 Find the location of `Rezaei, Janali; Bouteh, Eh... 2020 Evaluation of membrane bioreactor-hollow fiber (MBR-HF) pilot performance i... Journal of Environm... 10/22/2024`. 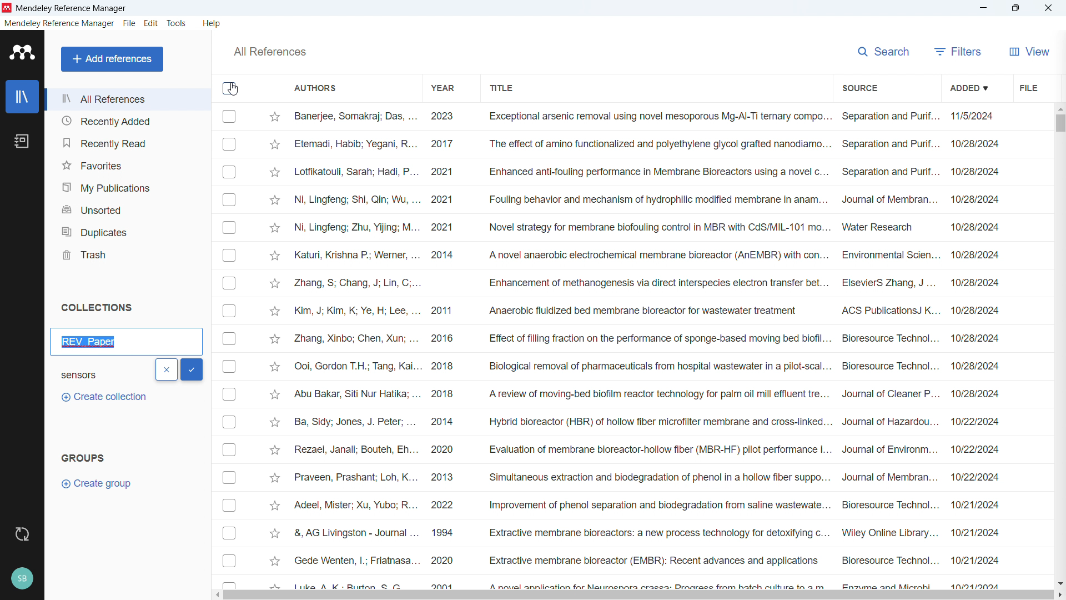

Rezaei, Janali; Bouteh, Eh... 2020 Evaluation of membrane bioreactor-hollow fiber (MBR-HF) pilot performance i... Journal of Environm... 10/22/2024 is located at coordinates (646, 449).